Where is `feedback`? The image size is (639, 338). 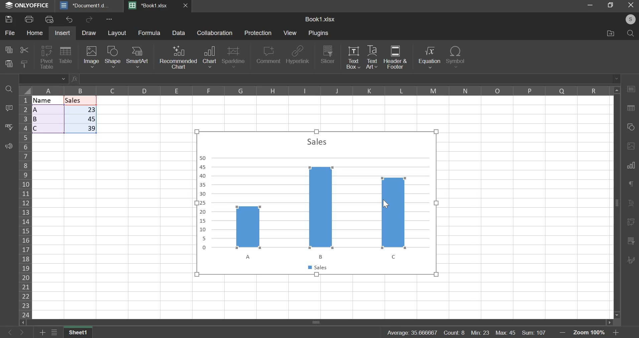
feedback is located at coordinates (8, 146).